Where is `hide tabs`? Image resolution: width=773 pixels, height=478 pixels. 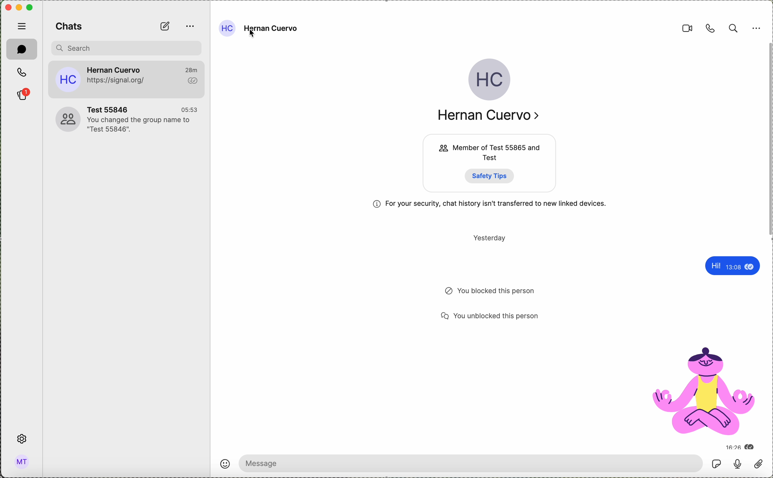
hide tabs is located at coordinates (21, 27).